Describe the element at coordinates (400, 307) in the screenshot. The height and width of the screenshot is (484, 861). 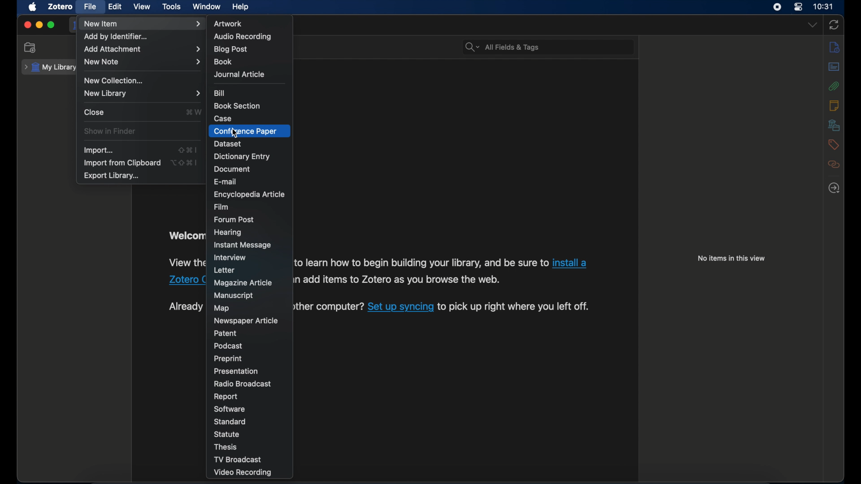
I see `link` at that location.